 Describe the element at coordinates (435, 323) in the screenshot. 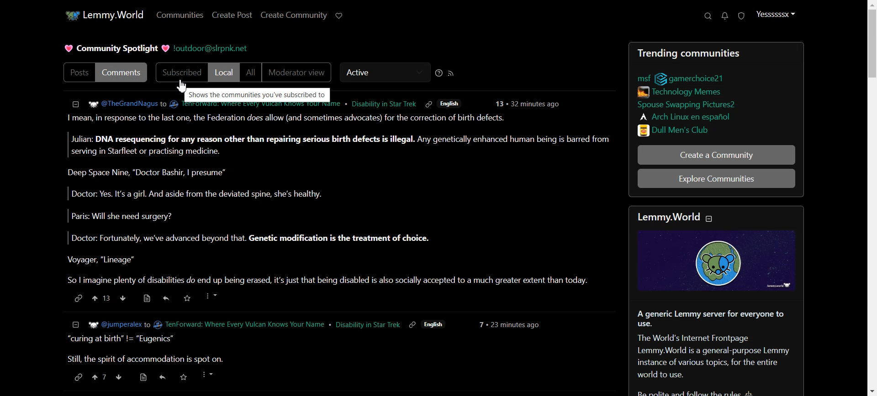

I see `english` at that location.